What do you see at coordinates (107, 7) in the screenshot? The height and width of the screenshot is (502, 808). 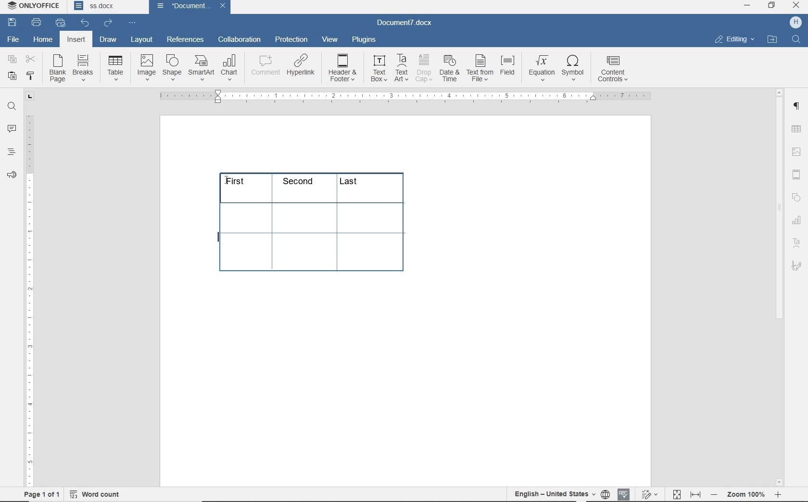 I see `document names` at bounding box center [107, 7].